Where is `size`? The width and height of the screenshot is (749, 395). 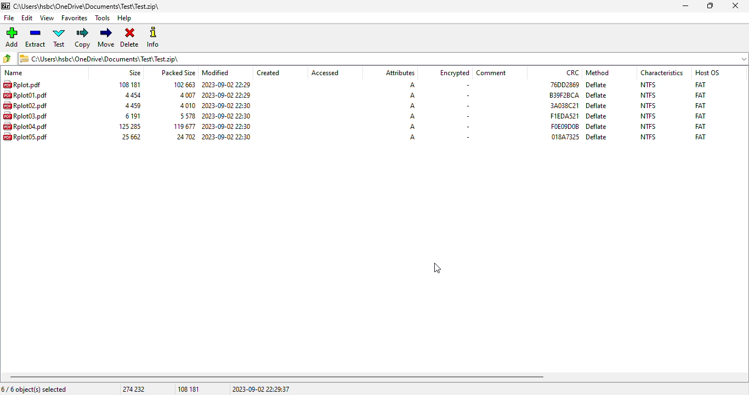 size is located at coordinates (132, 106).